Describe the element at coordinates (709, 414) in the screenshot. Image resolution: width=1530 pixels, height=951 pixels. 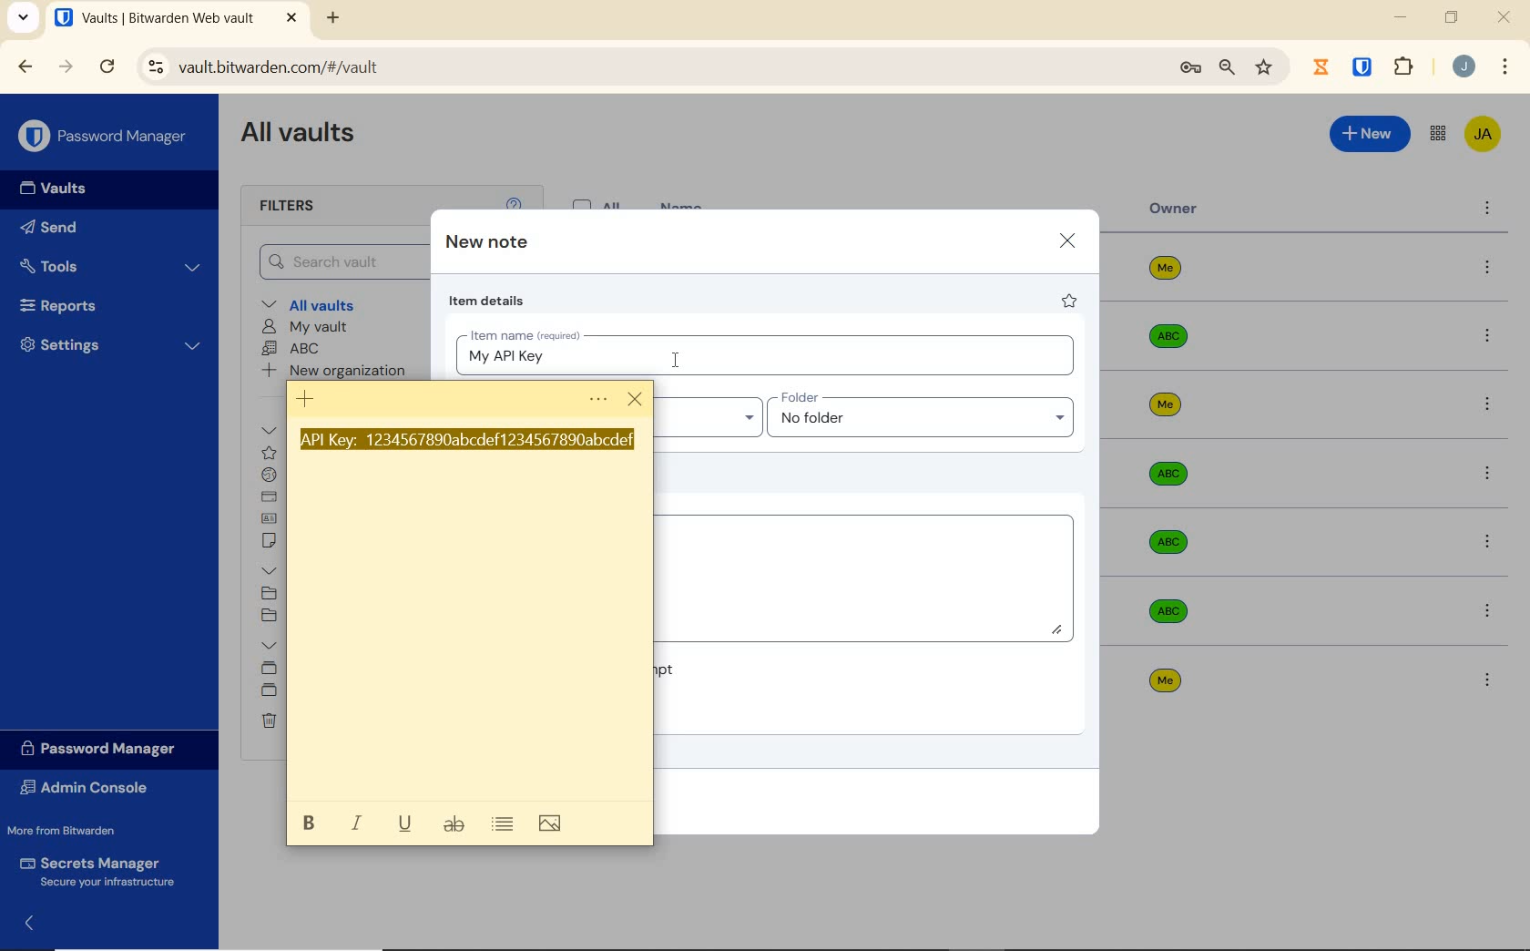
I see `Input Owner` at that location.